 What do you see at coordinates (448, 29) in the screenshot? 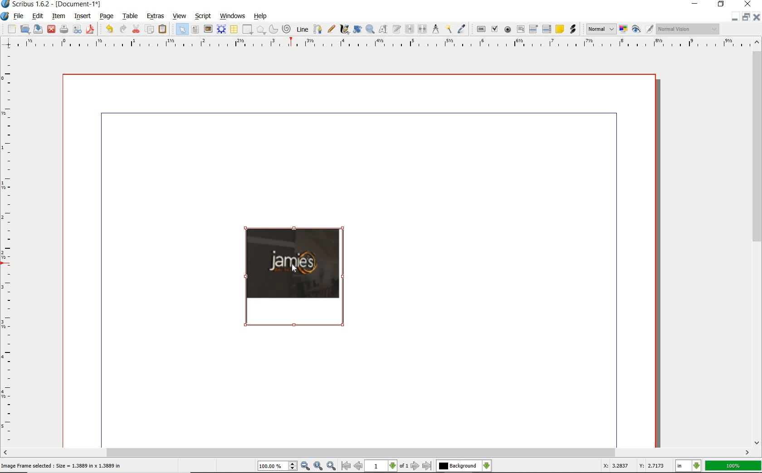
I see `copy item properties` at bounding box center [448, 29].